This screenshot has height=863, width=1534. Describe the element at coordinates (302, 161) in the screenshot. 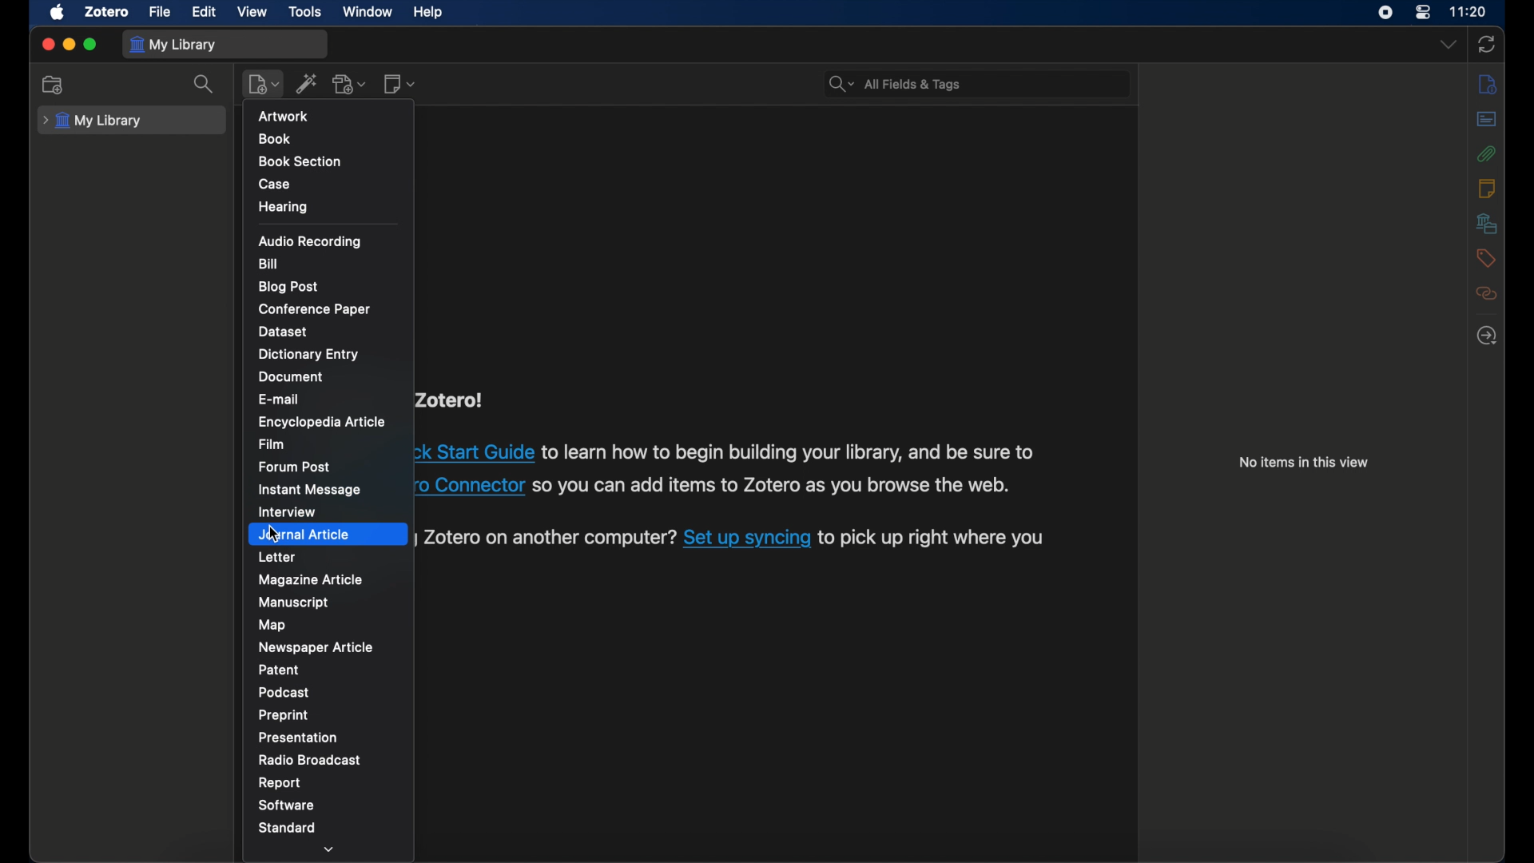

I see `book section` at that location.